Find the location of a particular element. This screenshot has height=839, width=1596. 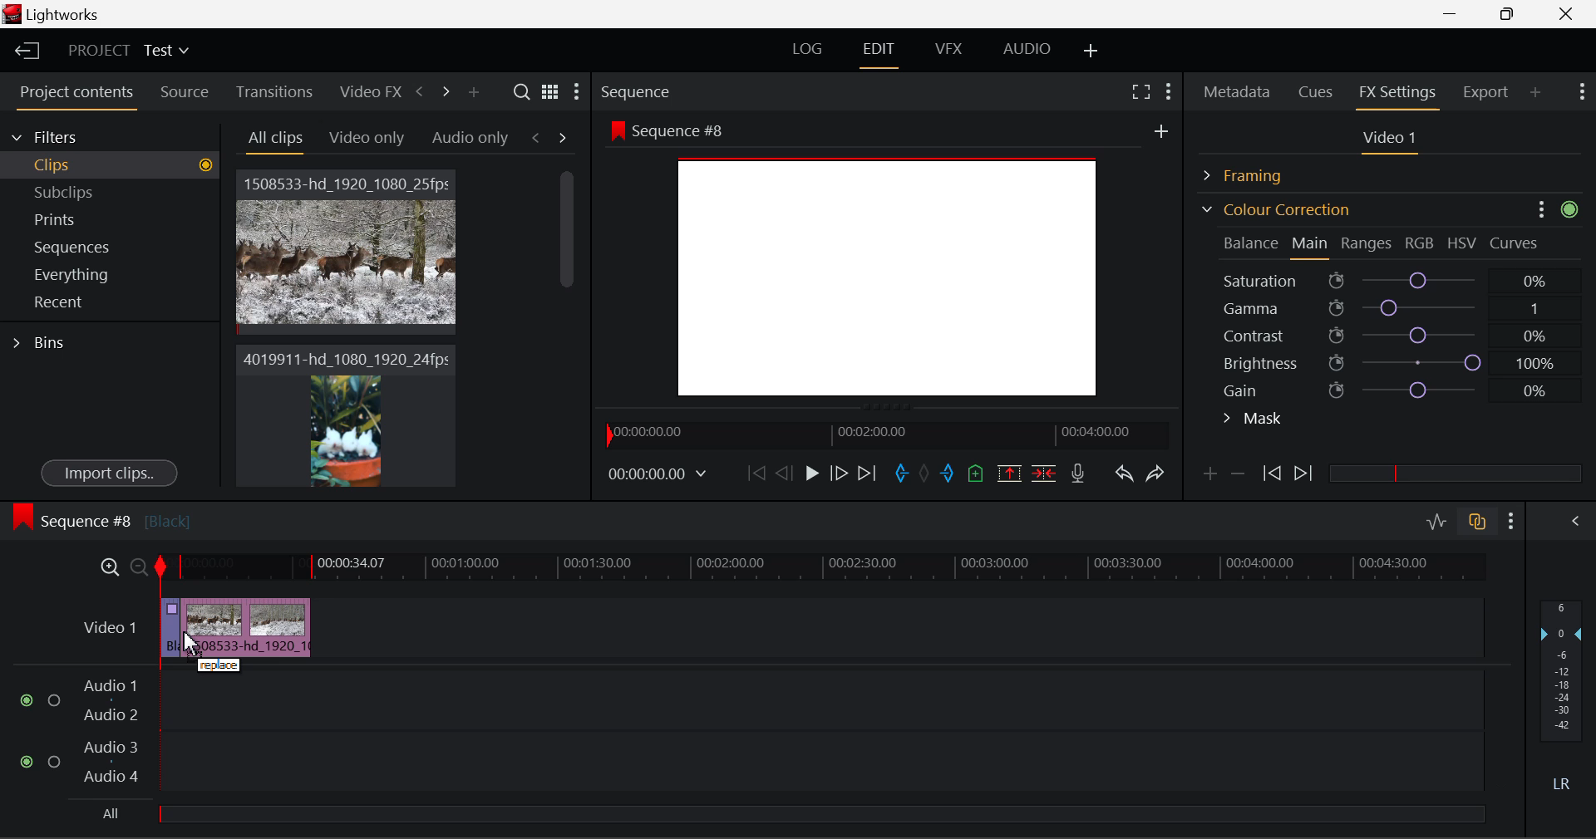

Search is located at coordinates (524, 92).